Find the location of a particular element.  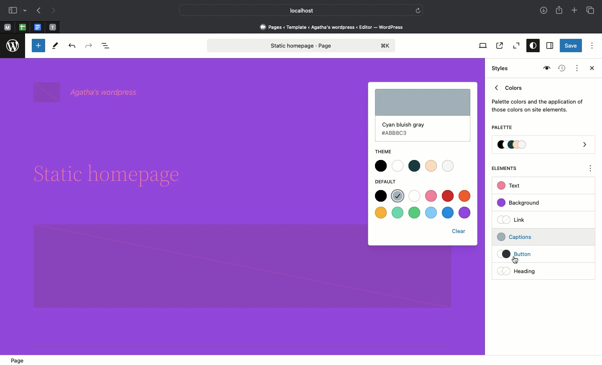

captions is located at coordinates (529, 236).